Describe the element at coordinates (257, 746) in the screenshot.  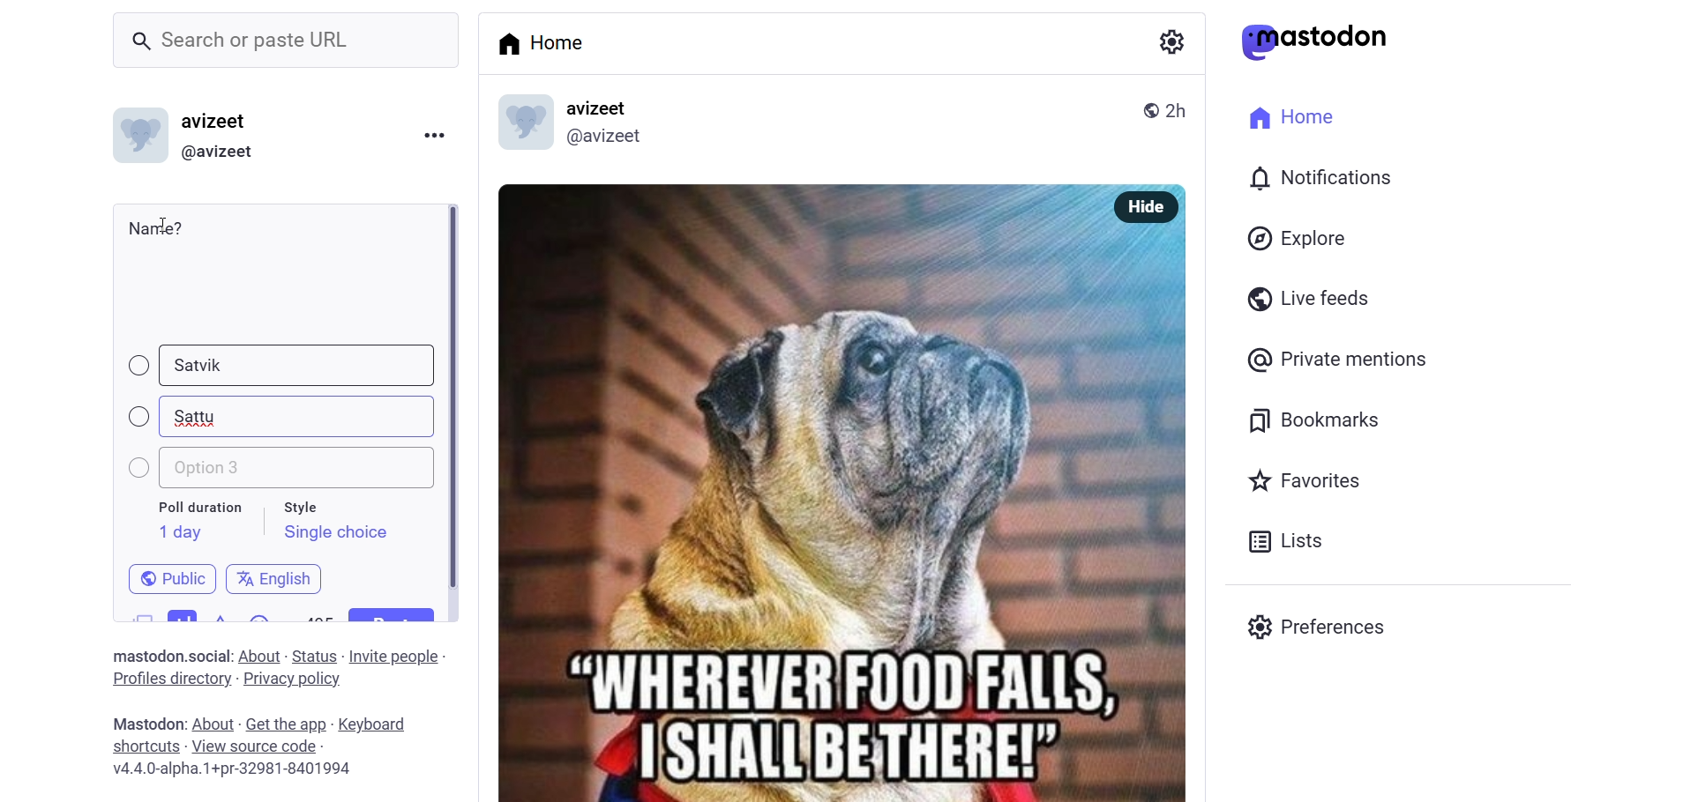
I see `source code` at that location.